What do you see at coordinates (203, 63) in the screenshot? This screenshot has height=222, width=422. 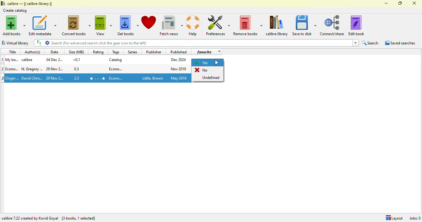 I see `yes` at bounding box center [203, 63].